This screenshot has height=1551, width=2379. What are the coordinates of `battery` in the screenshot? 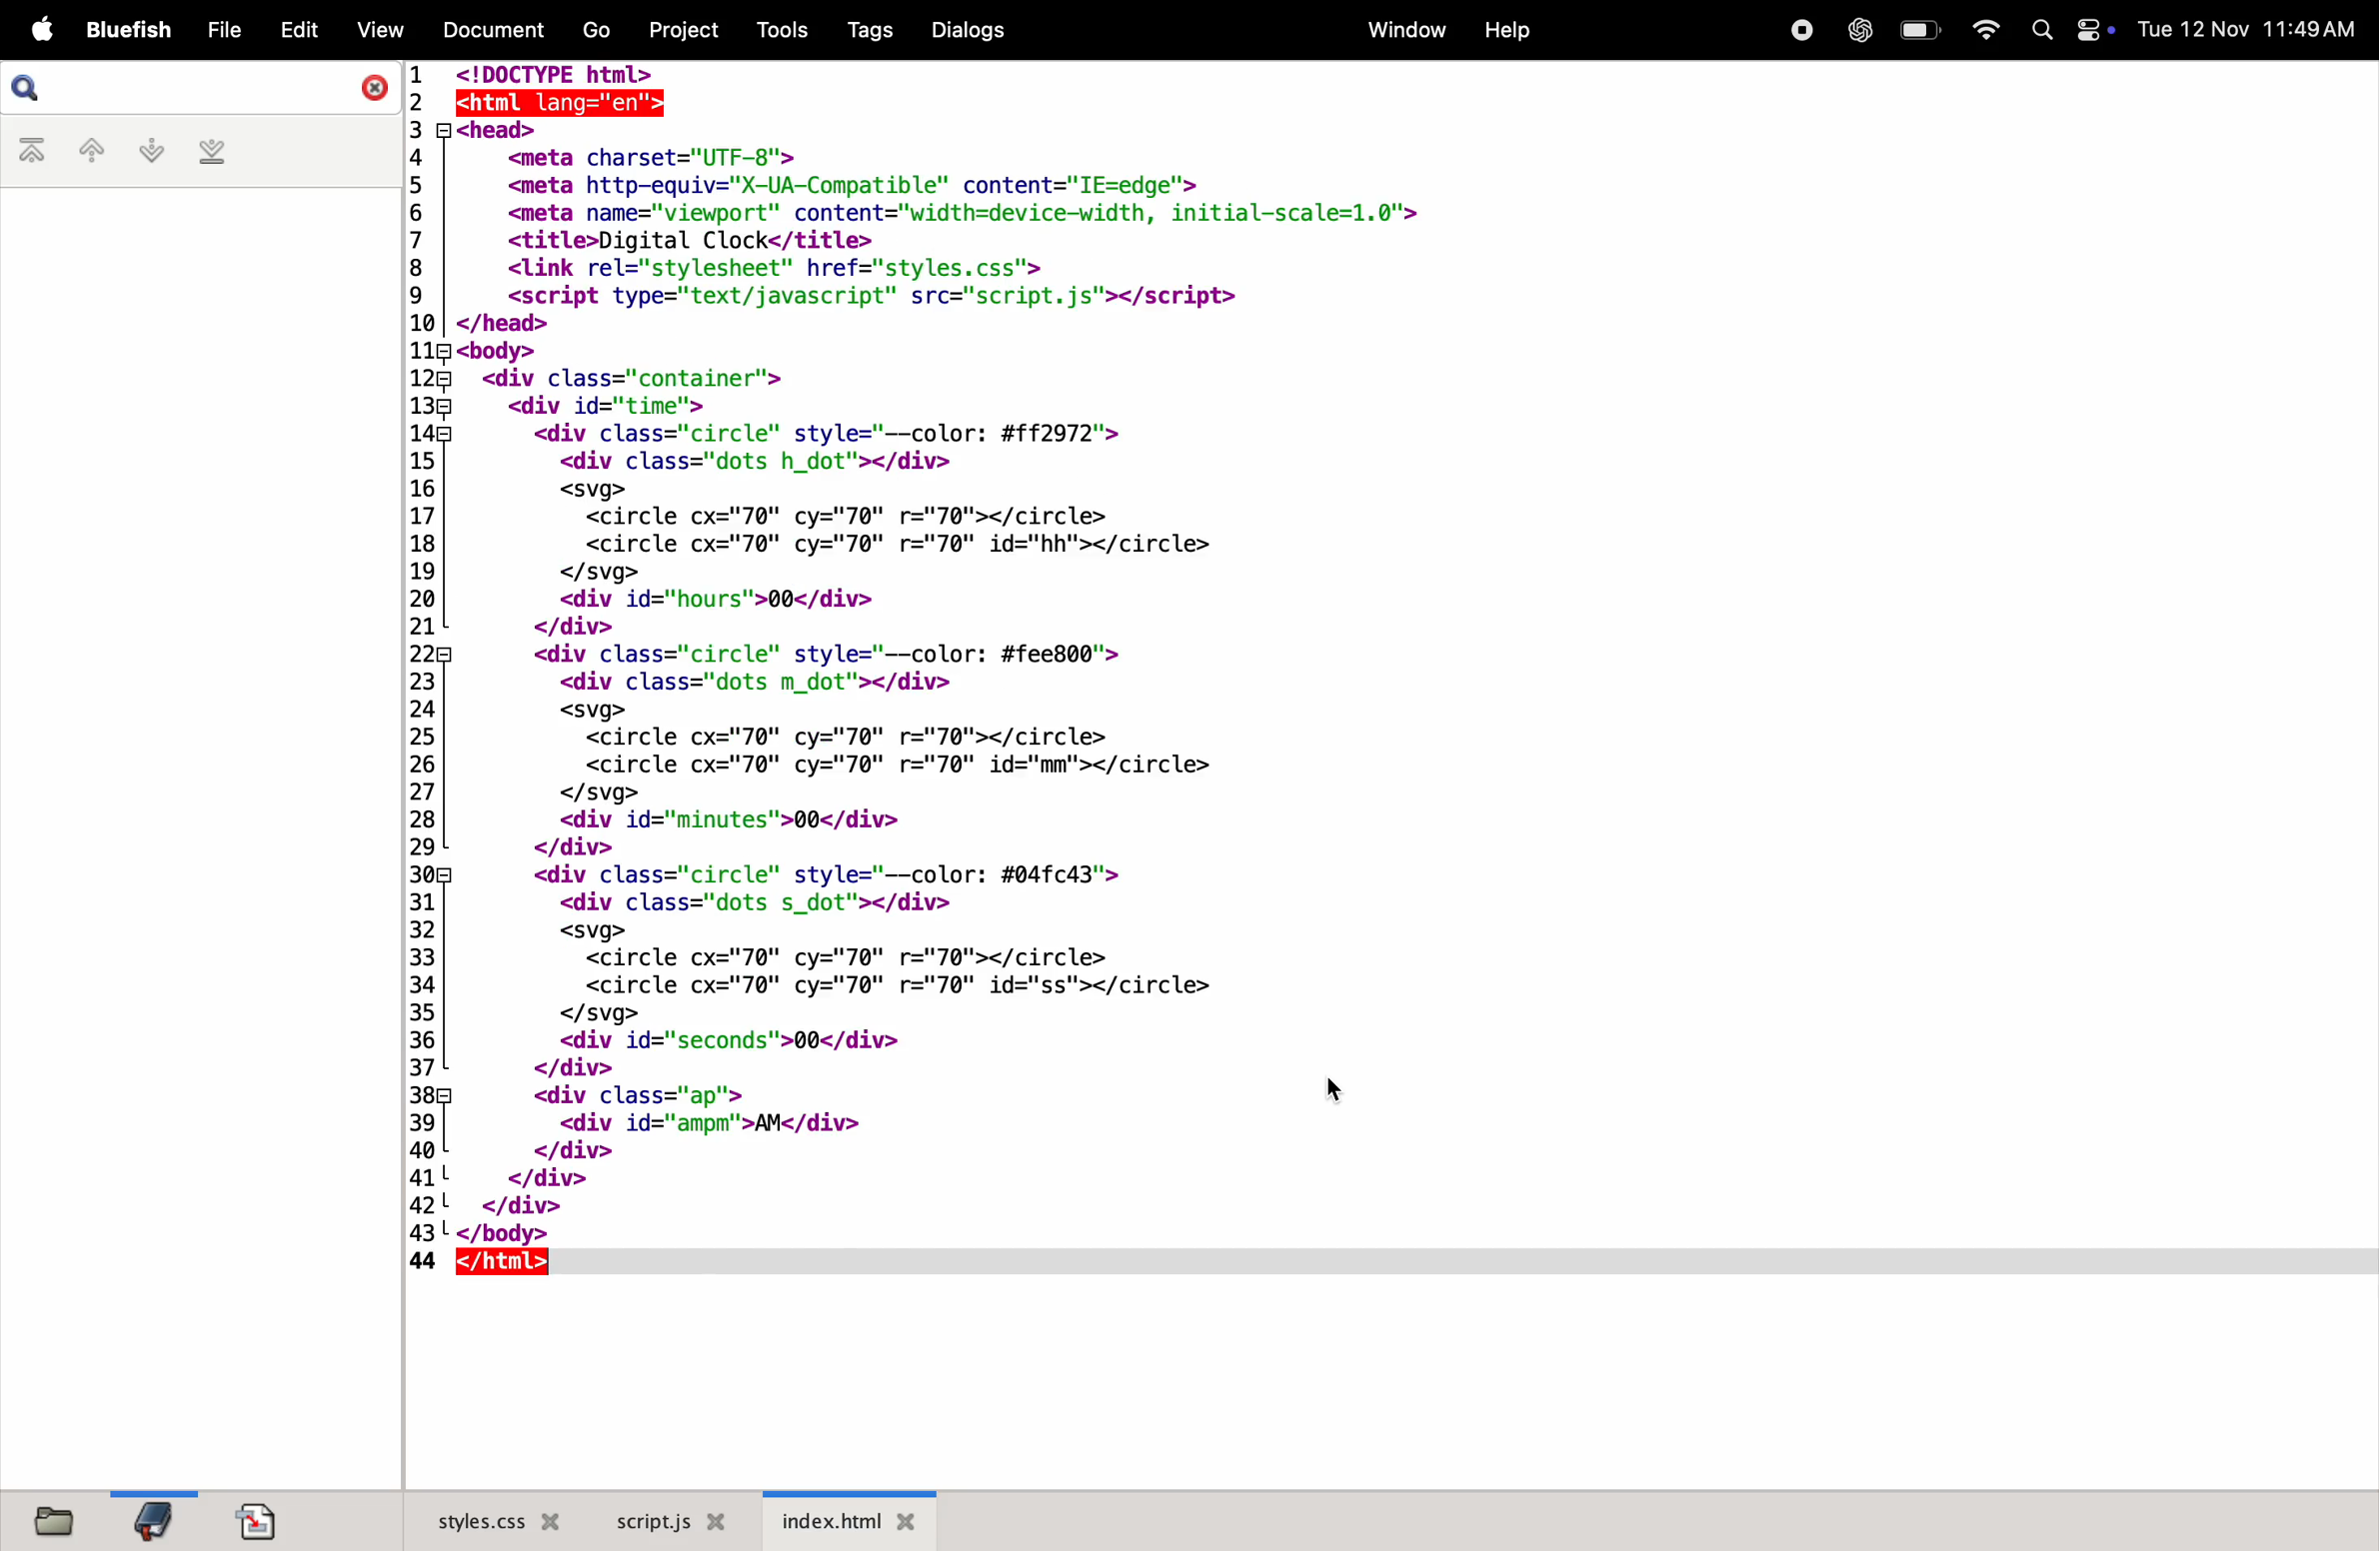 It's located at (1918, 29).